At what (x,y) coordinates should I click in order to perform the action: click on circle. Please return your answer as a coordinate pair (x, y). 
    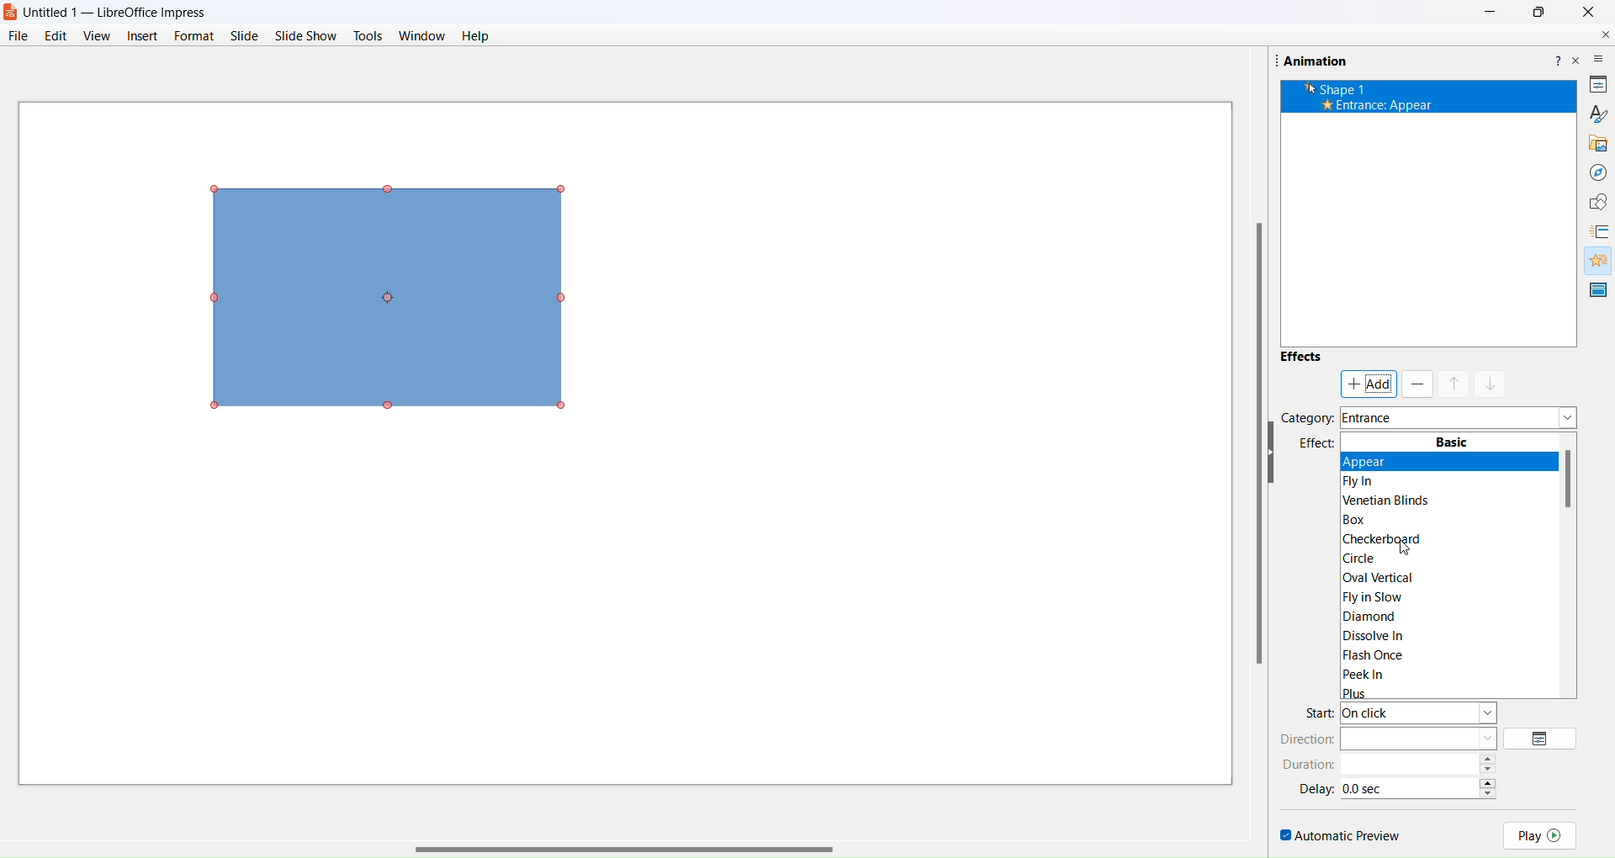
    Looking at the image, I should click on (1374, 555).